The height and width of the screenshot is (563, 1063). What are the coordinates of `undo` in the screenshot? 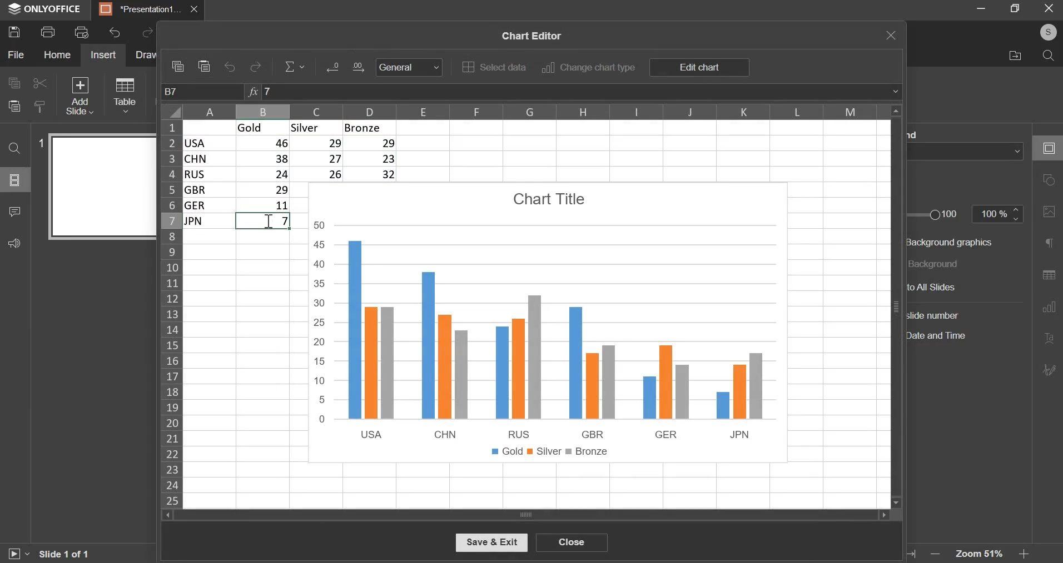 It's located at (231, 68).